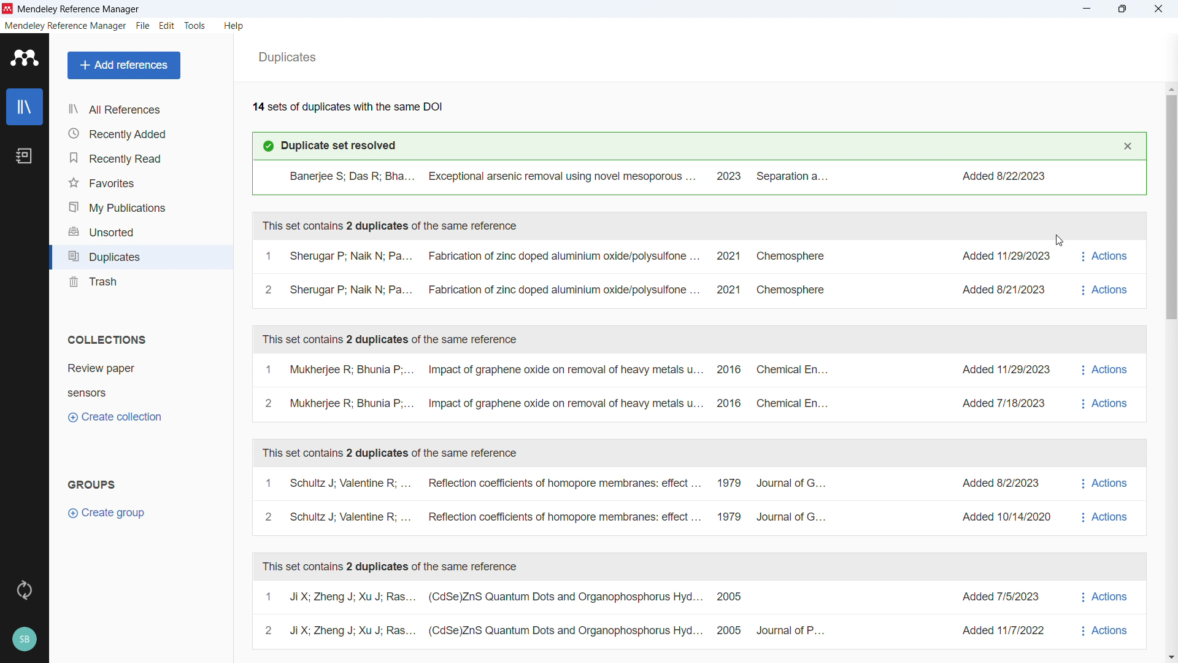  Describe the element at coordinates (1000, 292) in the screenshot. I see `Added 8/21/2023` at that location.